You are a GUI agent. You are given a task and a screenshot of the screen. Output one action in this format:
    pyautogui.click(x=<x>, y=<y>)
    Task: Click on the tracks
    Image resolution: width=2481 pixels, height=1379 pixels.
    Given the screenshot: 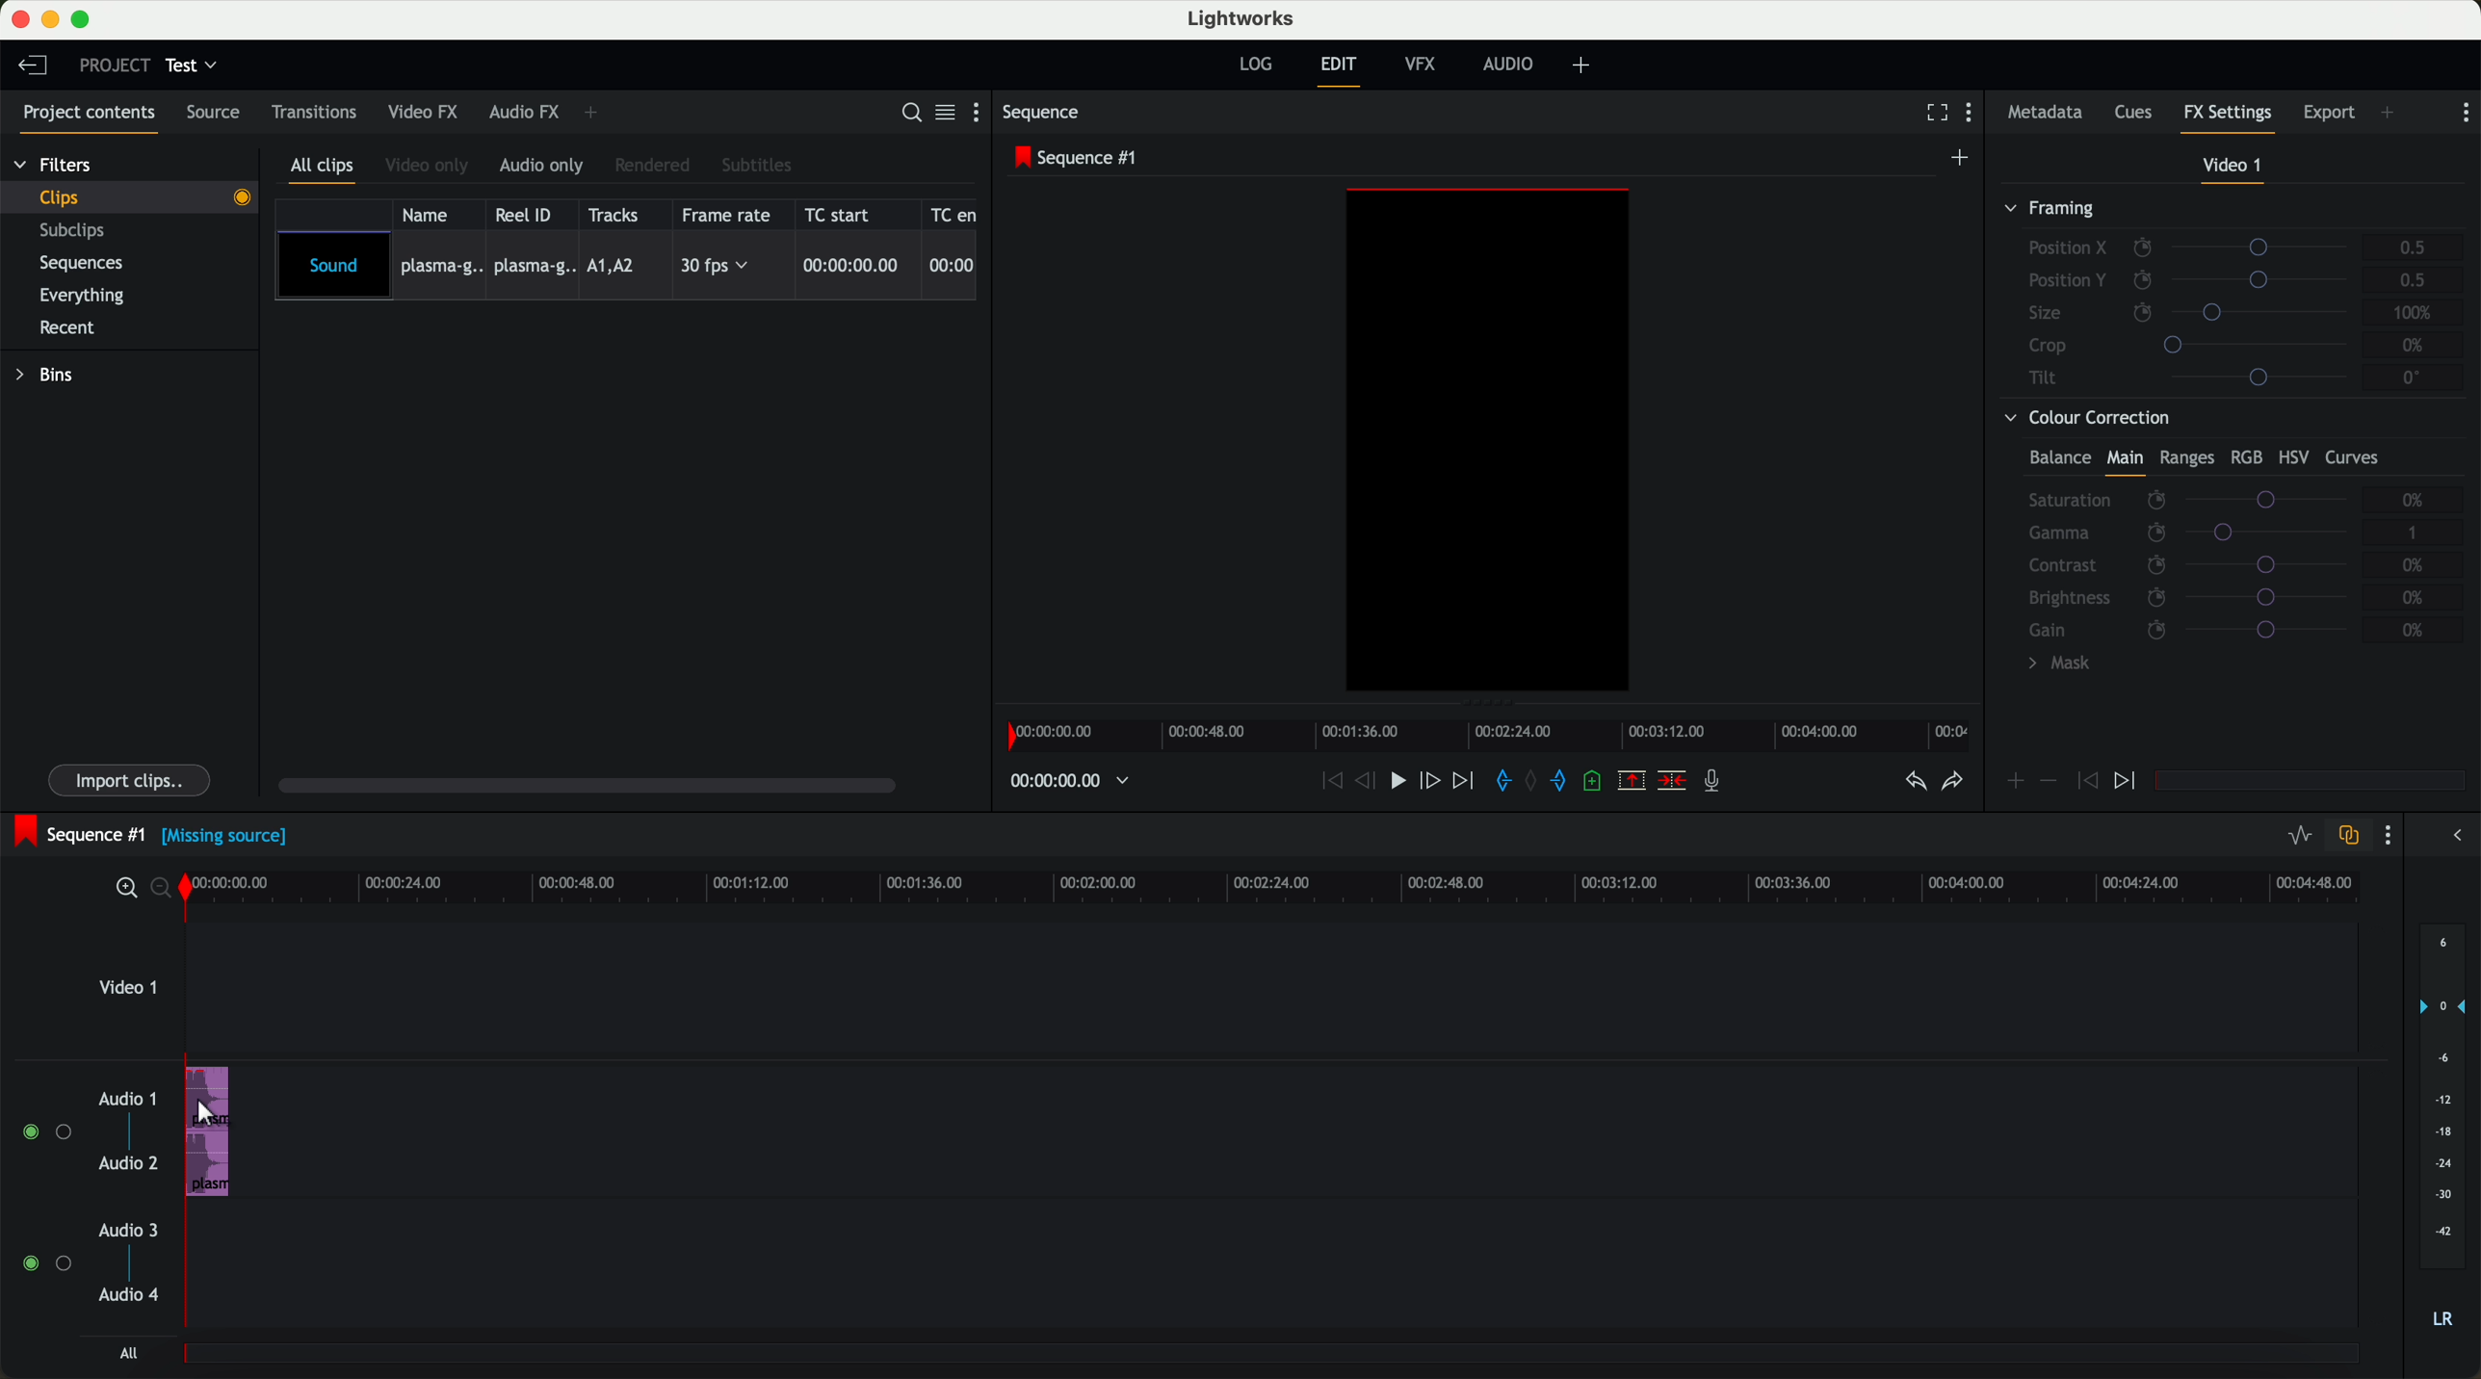 What is the action you would take?
    pyautogui.click(x=617, y=214)
    